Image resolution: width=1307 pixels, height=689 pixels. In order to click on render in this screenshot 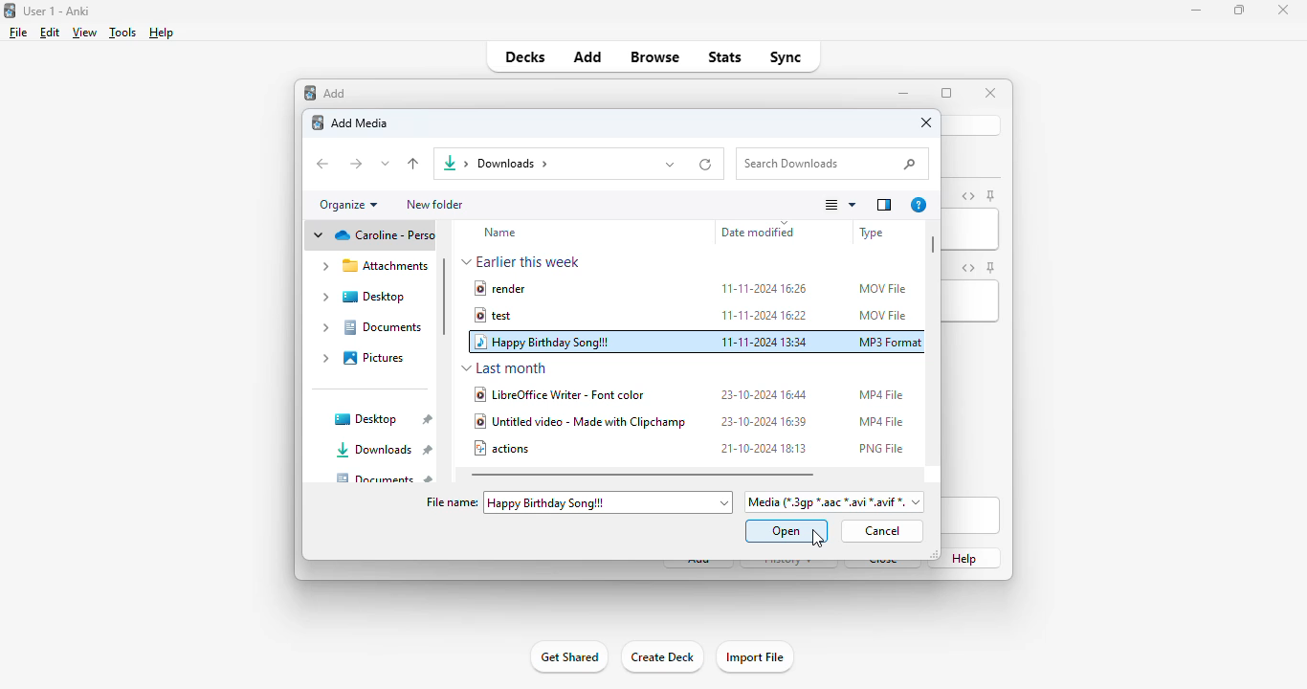, I will do `click(499, 288)`.